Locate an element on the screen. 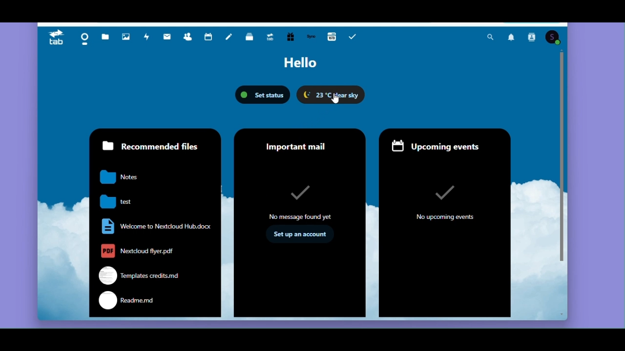 The height and width of the screenshot is (351, 625). Activity is located at coordinates (147, 39).